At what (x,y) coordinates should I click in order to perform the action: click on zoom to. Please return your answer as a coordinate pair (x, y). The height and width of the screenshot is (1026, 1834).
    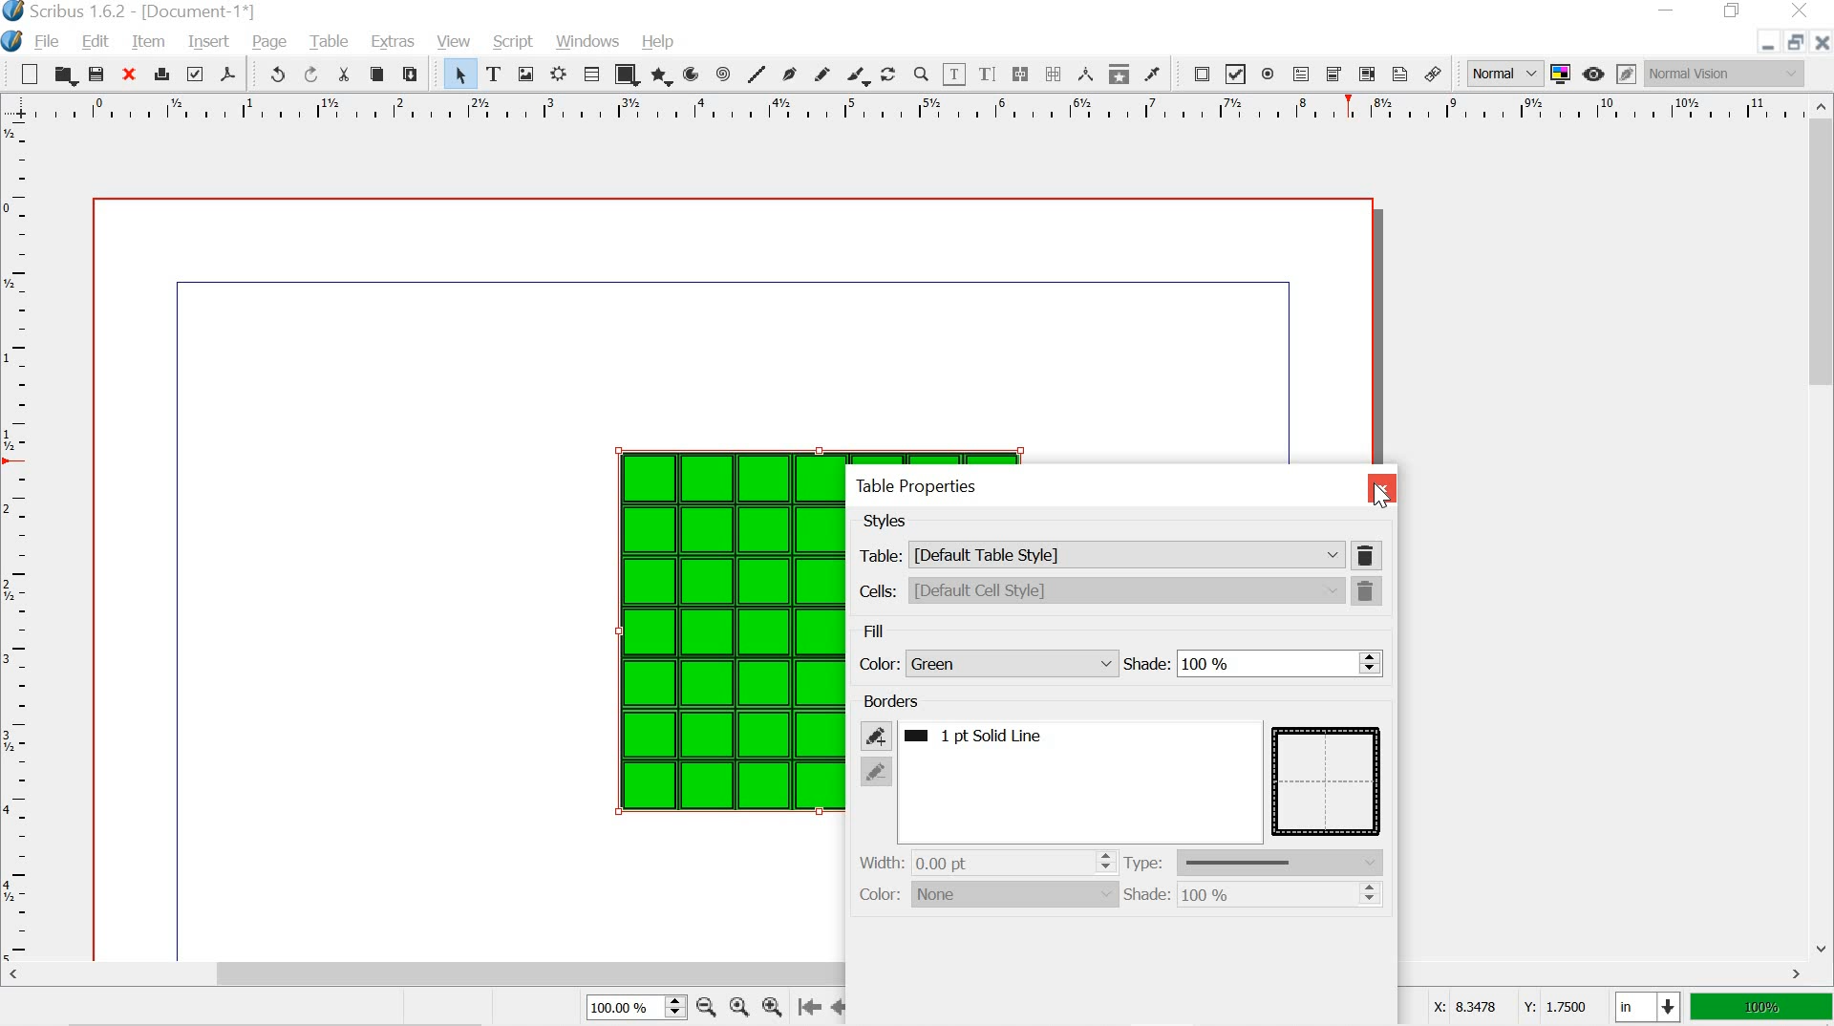
    Looking at the image, I should click on (737, 1006).